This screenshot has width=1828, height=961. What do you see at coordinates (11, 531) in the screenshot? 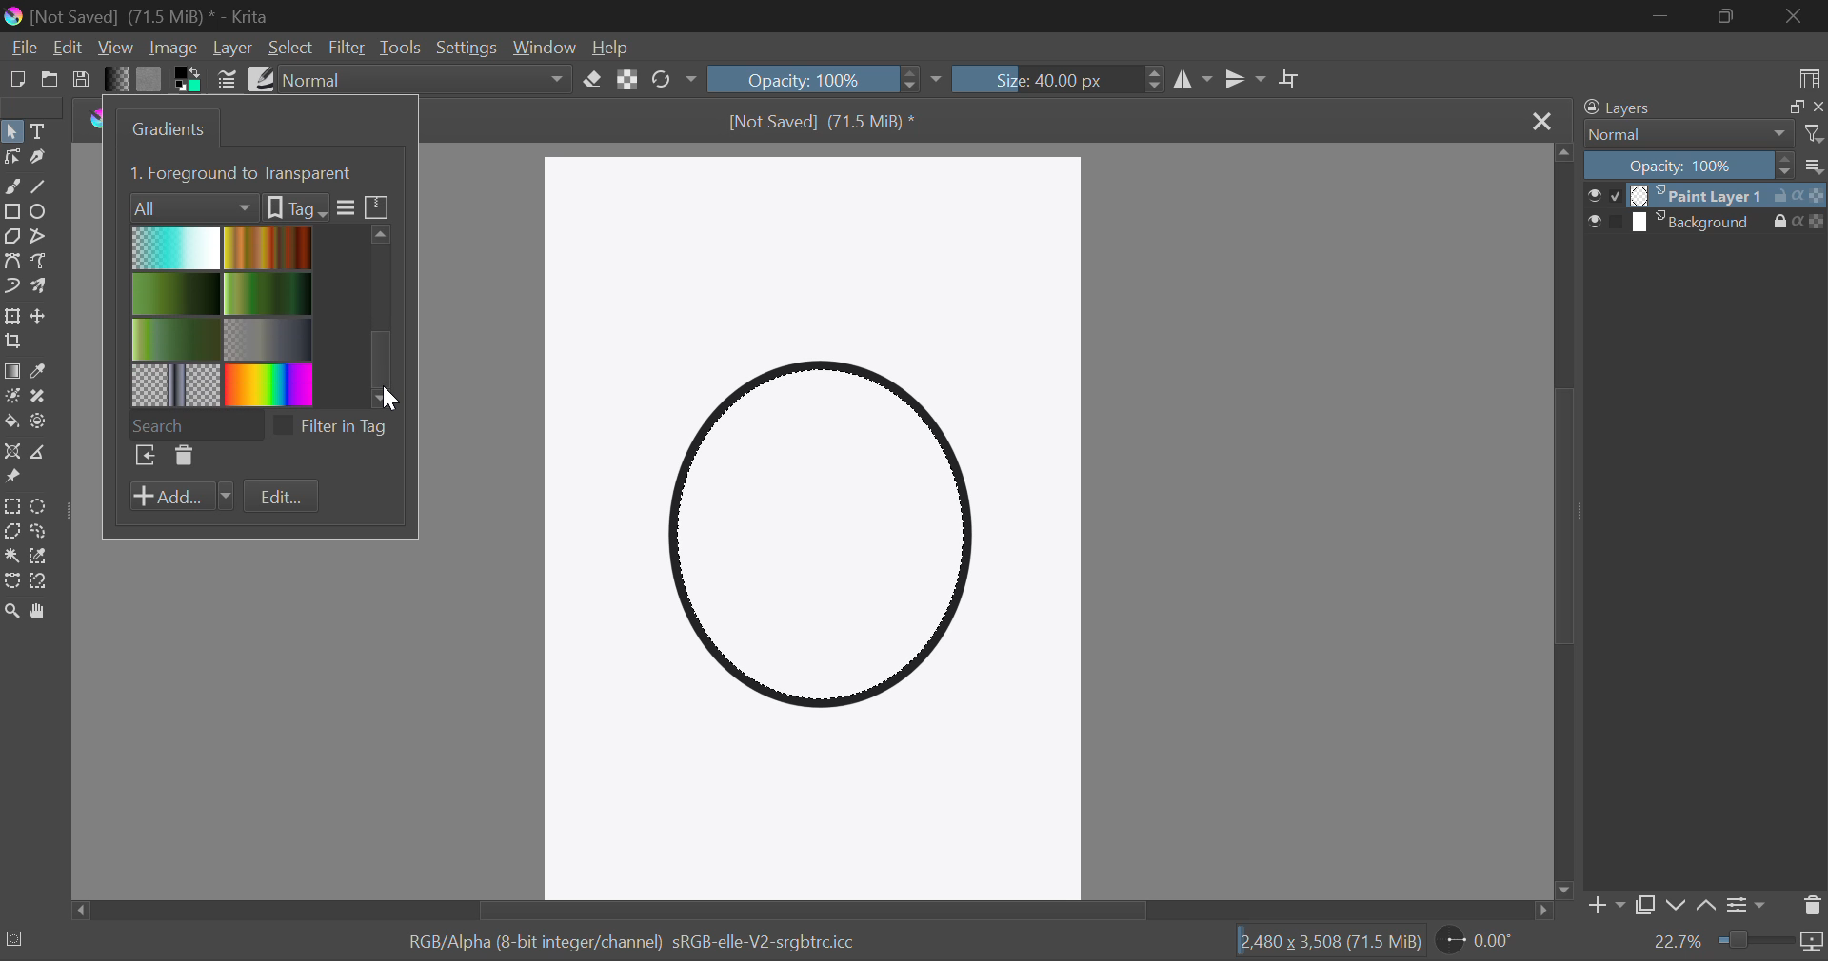
I see `Polygon Selection Tool` at bounding box center [11, 531].